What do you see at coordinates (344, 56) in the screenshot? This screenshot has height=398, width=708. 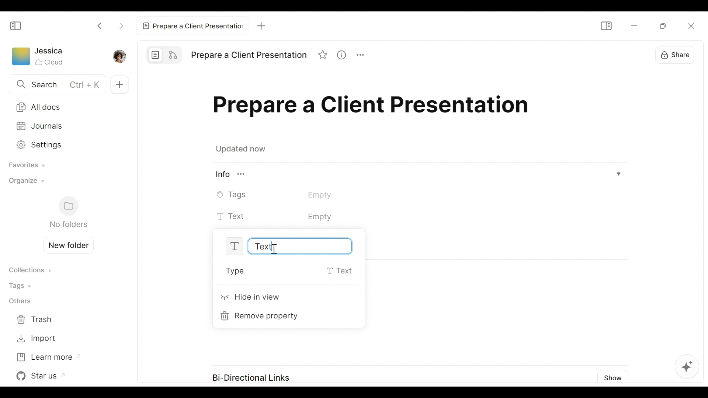 I see `View Information` at bounding box center [344, 56].